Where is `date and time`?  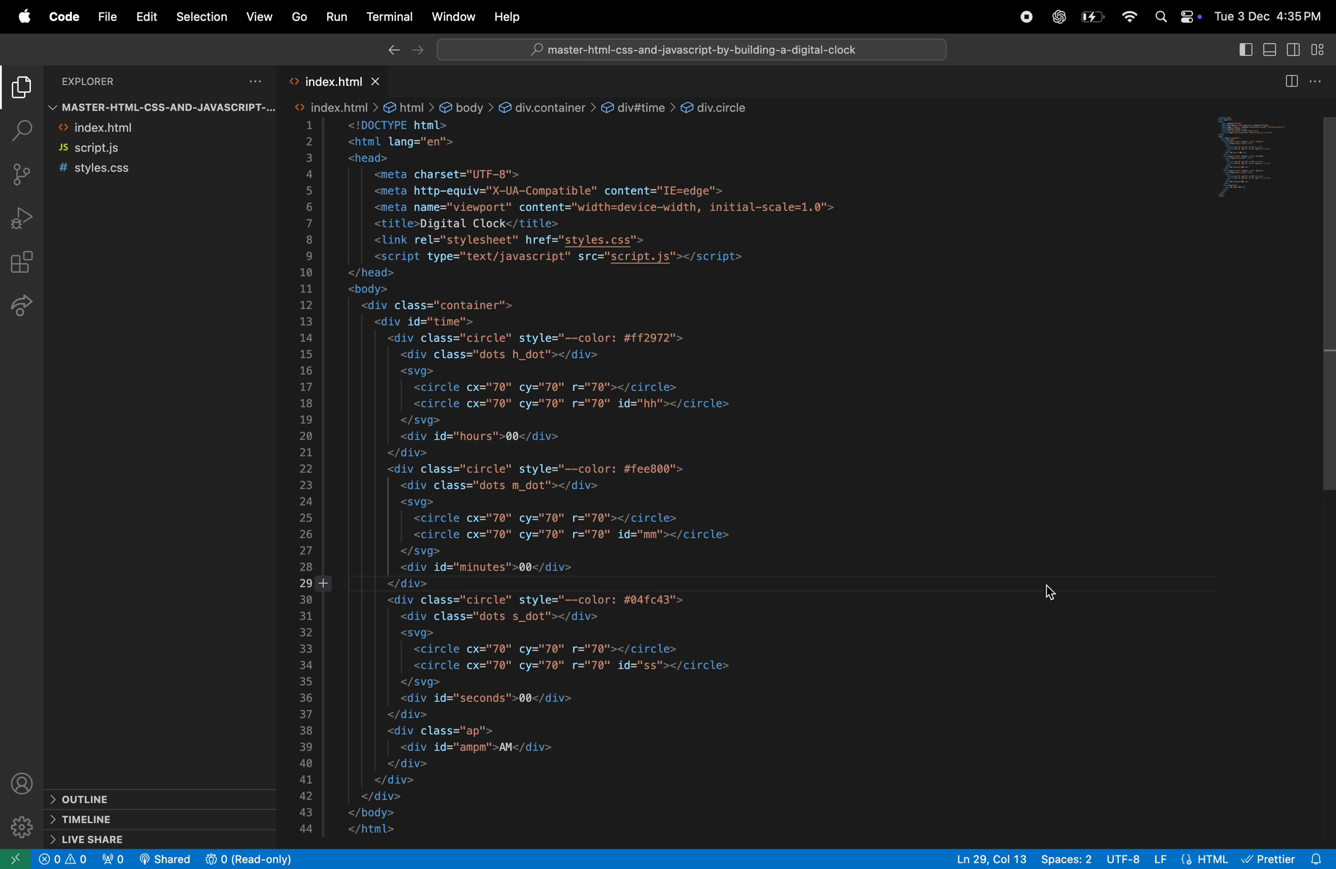
date and time is located at coordinates (1270, 15).